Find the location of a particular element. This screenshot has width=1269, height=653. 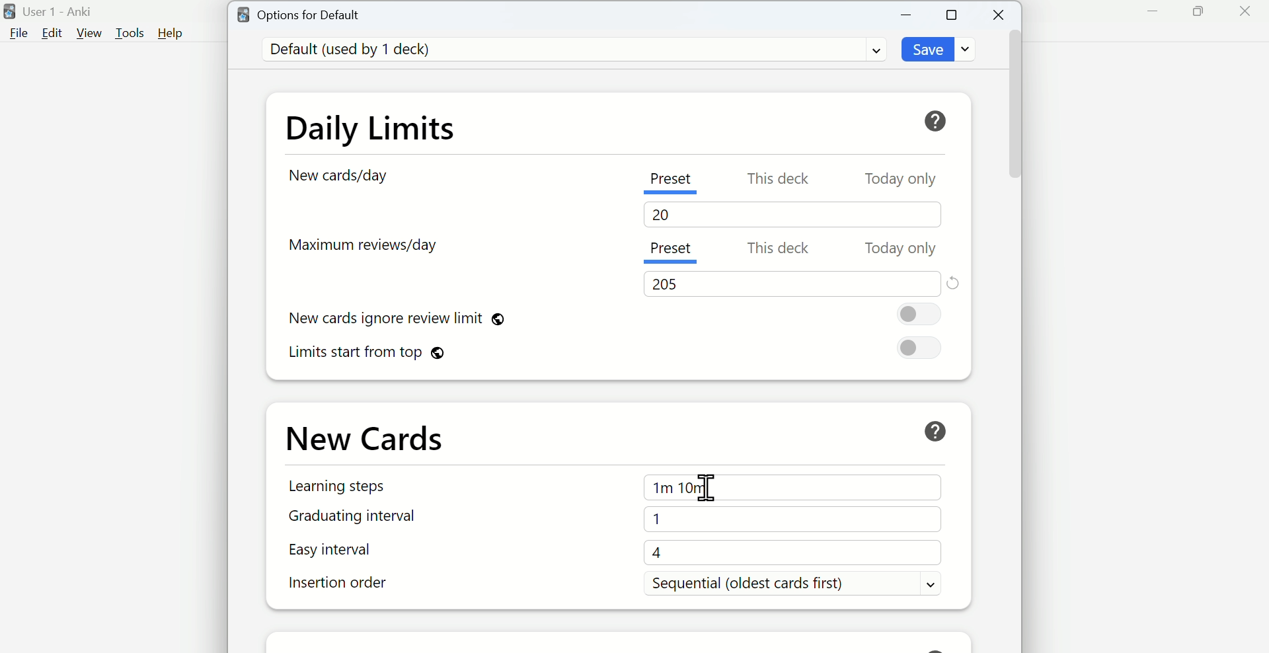

Minimize is located at coordinates (1150, 15).